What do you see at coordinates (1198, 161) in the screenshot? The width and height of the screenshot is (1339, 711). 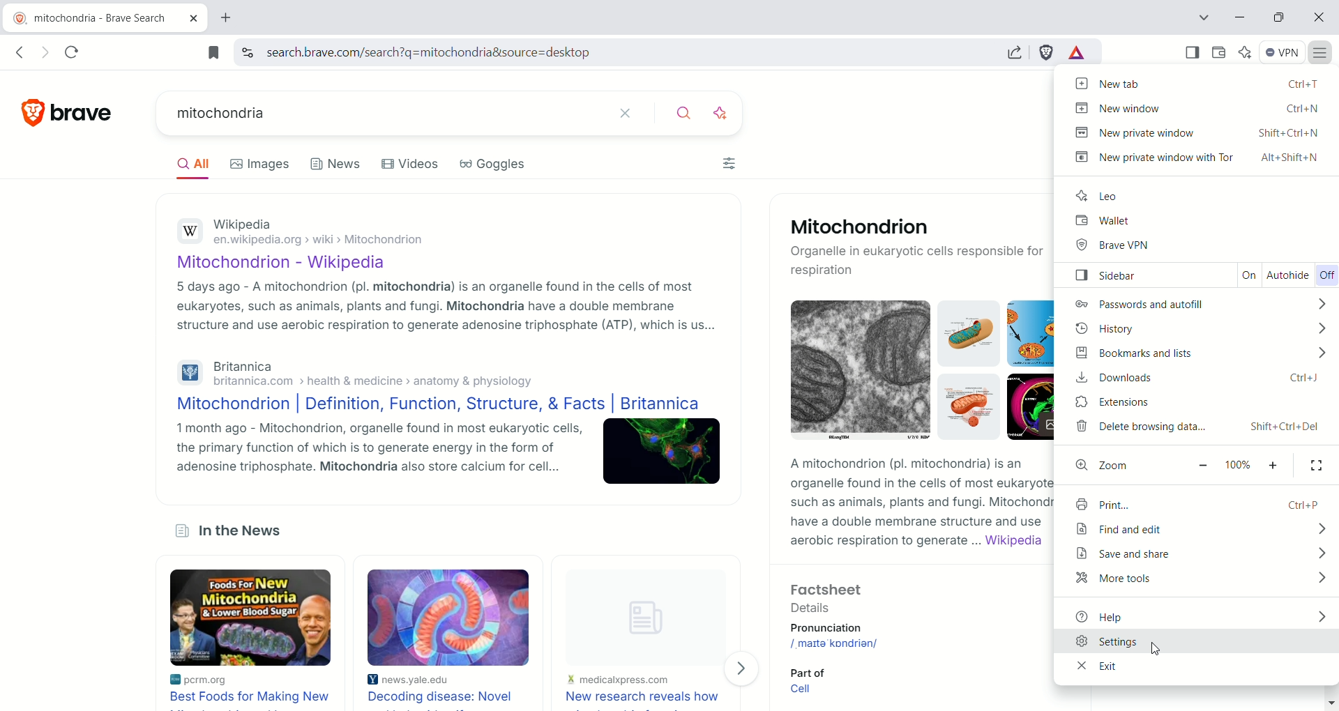 I see `new private window with tor` at bounding box center [1198, 161].